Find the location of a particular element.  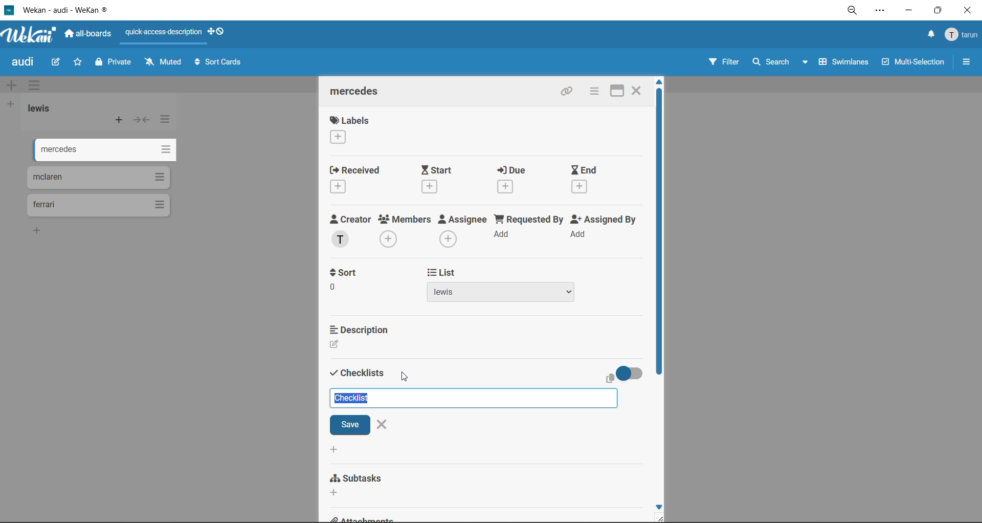

close is located at coordinates (386, 425).